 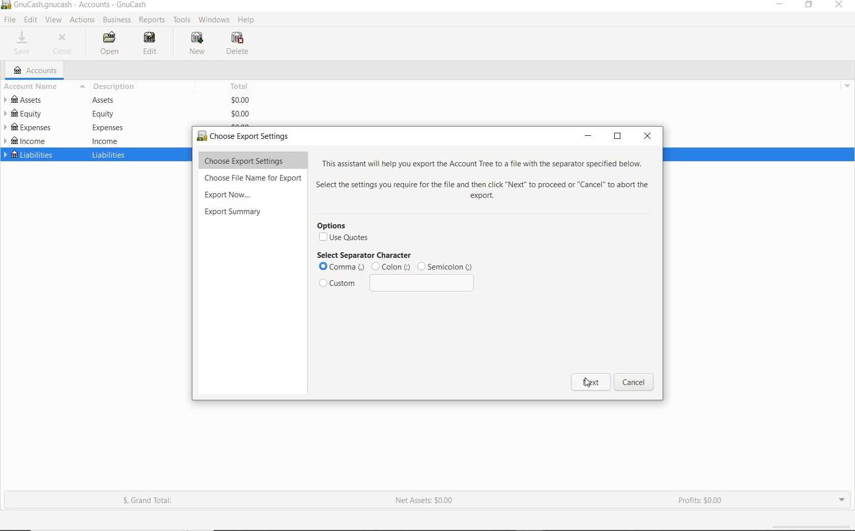 I want to click on EDIT, so click(x=148, y=45).